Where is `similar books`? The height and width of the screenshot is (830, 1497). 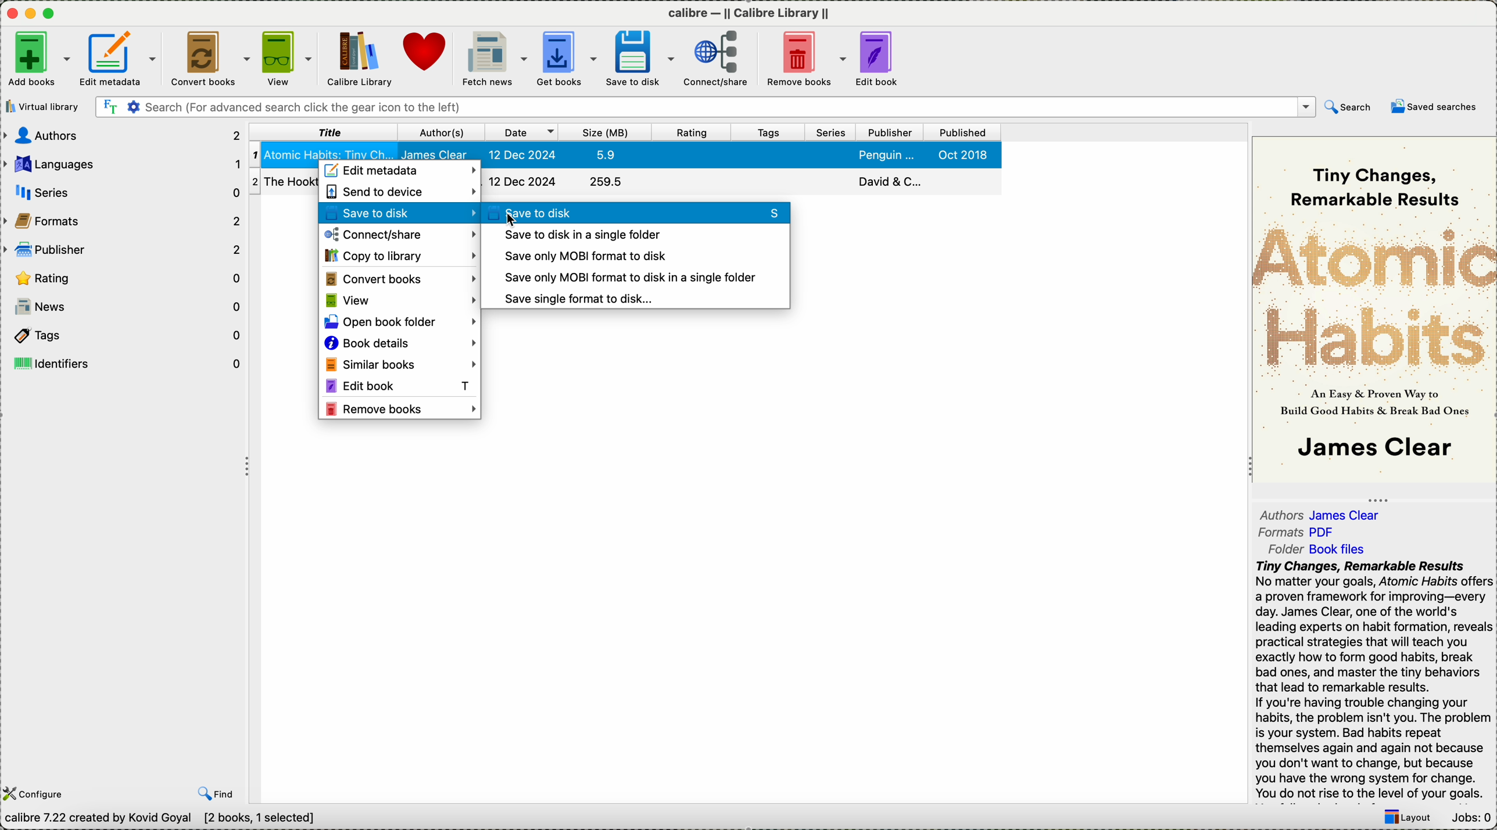
similar books is located at coordinates (399, 365).